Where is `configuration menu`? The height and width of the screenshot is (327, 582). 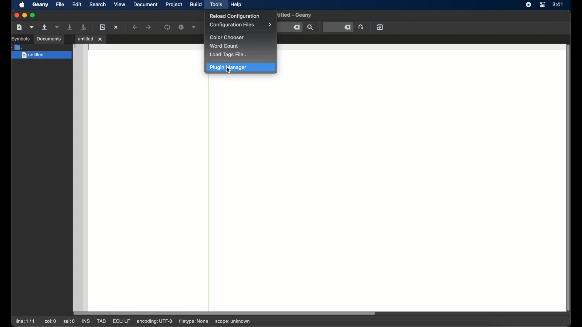 configuration menu is located at coordinates (240, 25).